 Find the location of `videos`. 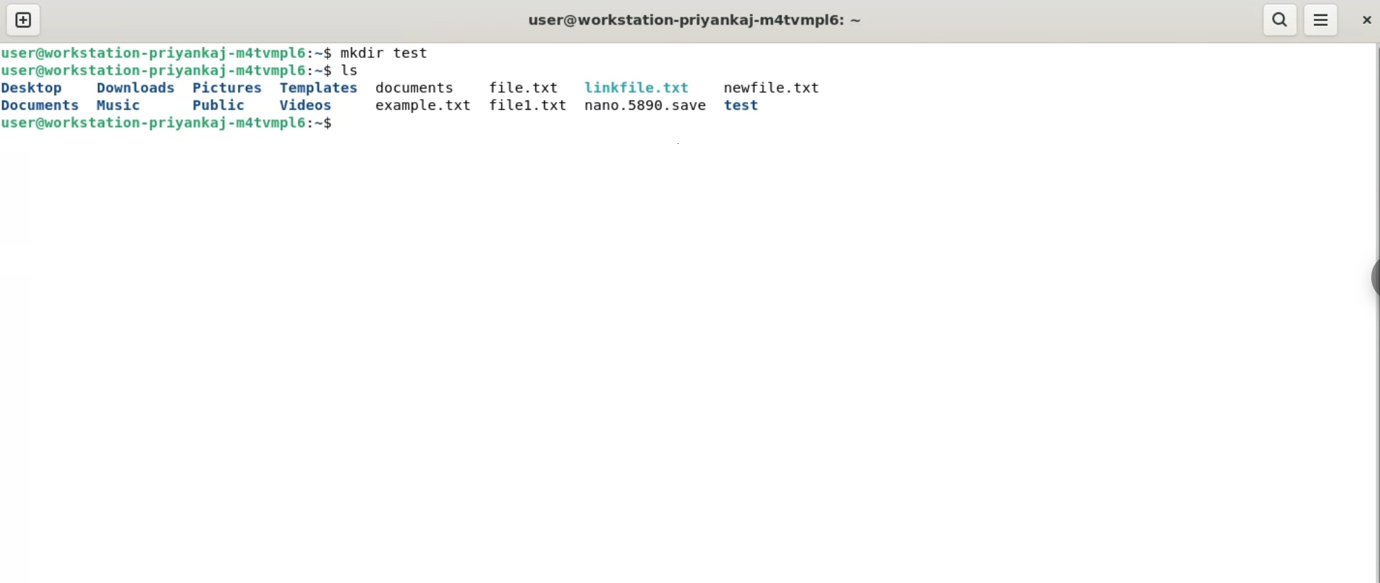

videos is located at coordinates (305, 104).